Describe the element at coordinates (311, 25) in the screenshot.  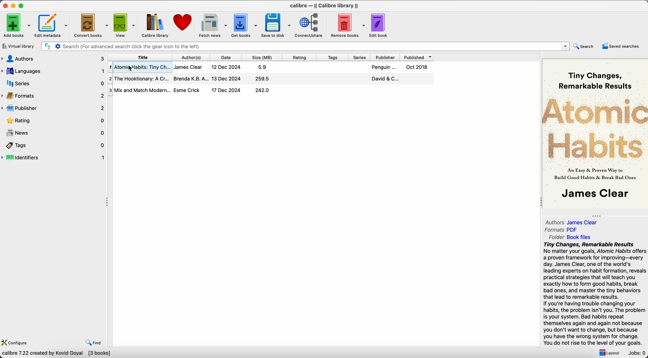
I see `connect/share` at that location.